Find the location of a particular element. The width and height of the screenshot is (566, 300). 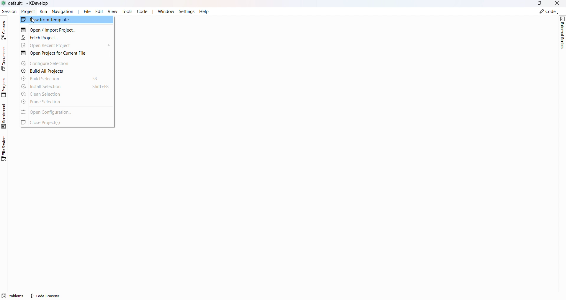

Open/Import Project is located at coordinates (63, 30).